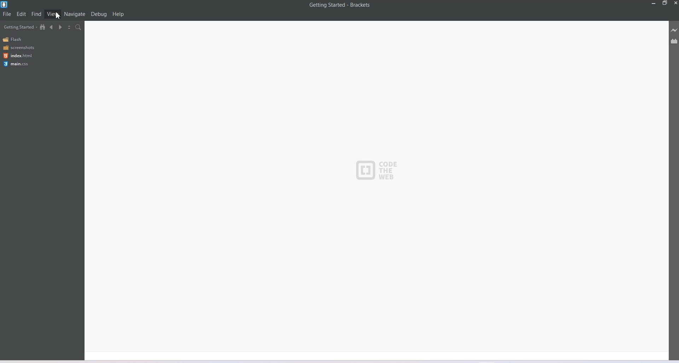 The width and height of the screenshot is (679, 363). What do you see at coordinates (674, 30) in the screenshot?
I see `Live Preview` at bounding box center [674, 30].